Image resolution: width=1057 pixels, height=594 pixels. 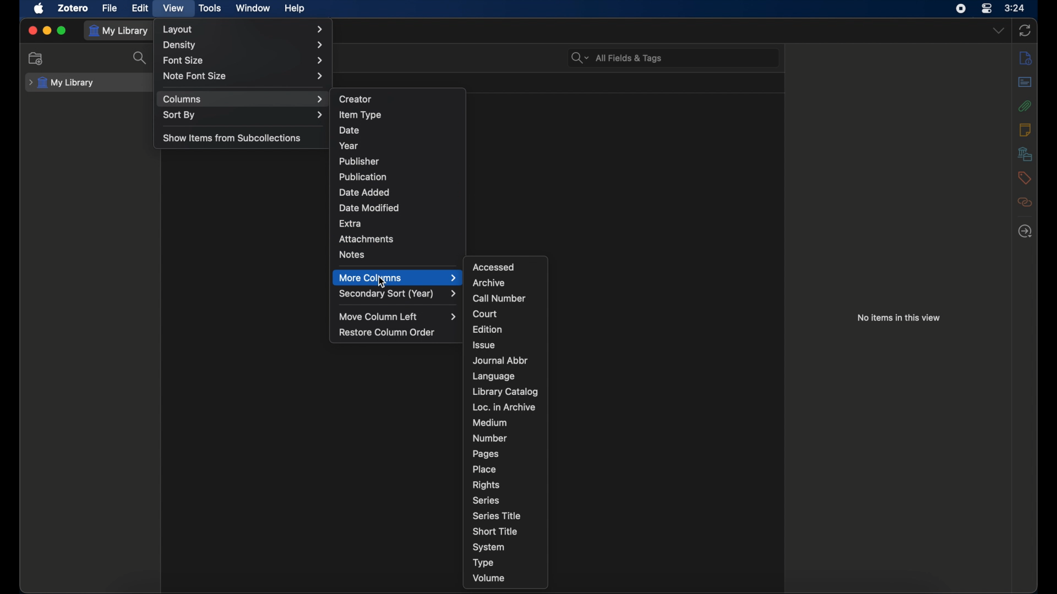 I want to click on sync, so click(x=1025, y=31).